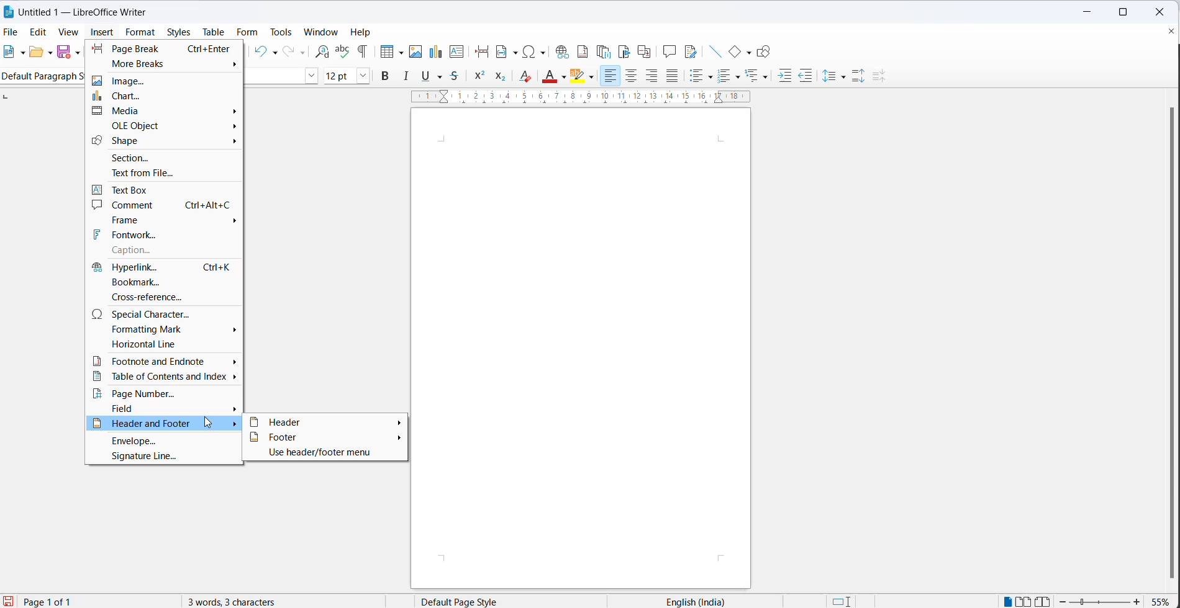 The height and width of the screenshot is (608, 1180). Describe the element at coordinates (829, 73) in the screenshot. I see `line spacing` at that location.